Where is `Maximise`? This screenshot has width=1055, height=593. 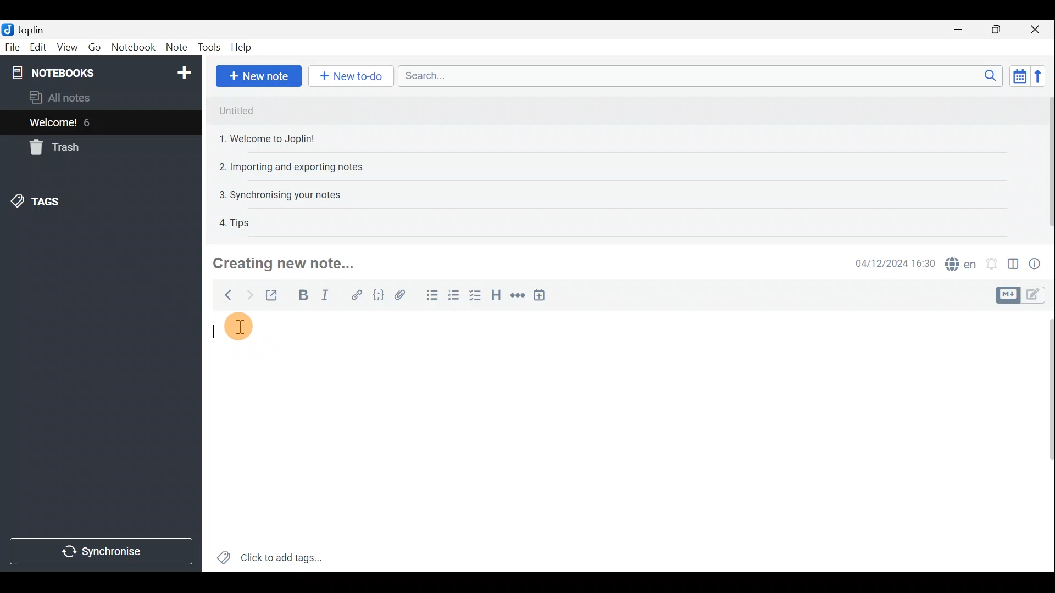 Maximise is located at coordinates (997, 31).